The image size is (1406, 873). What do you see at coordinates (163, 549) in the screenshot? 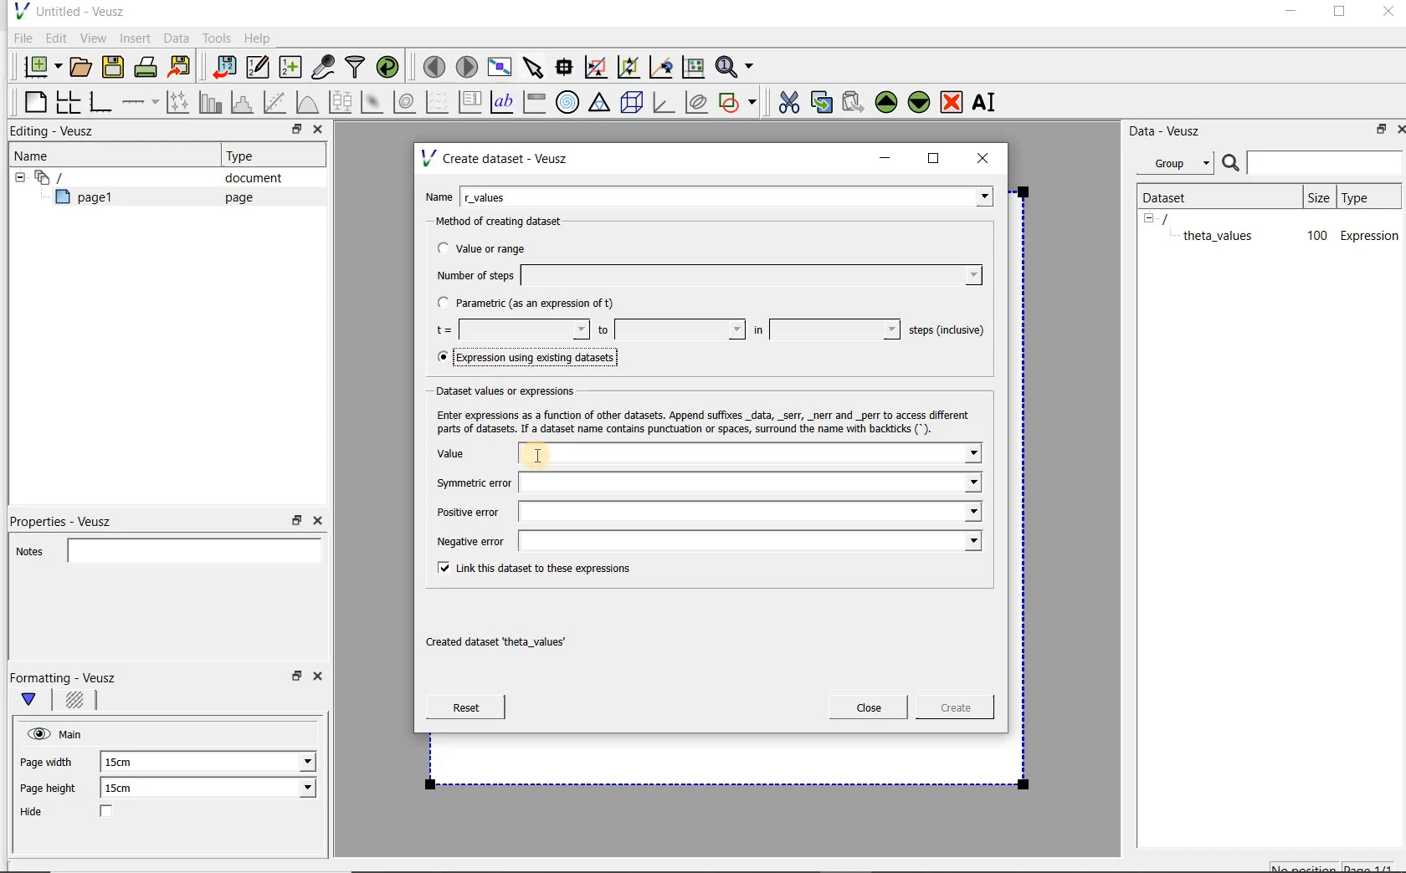
I see `Notes` at bounding box center [163, 549].